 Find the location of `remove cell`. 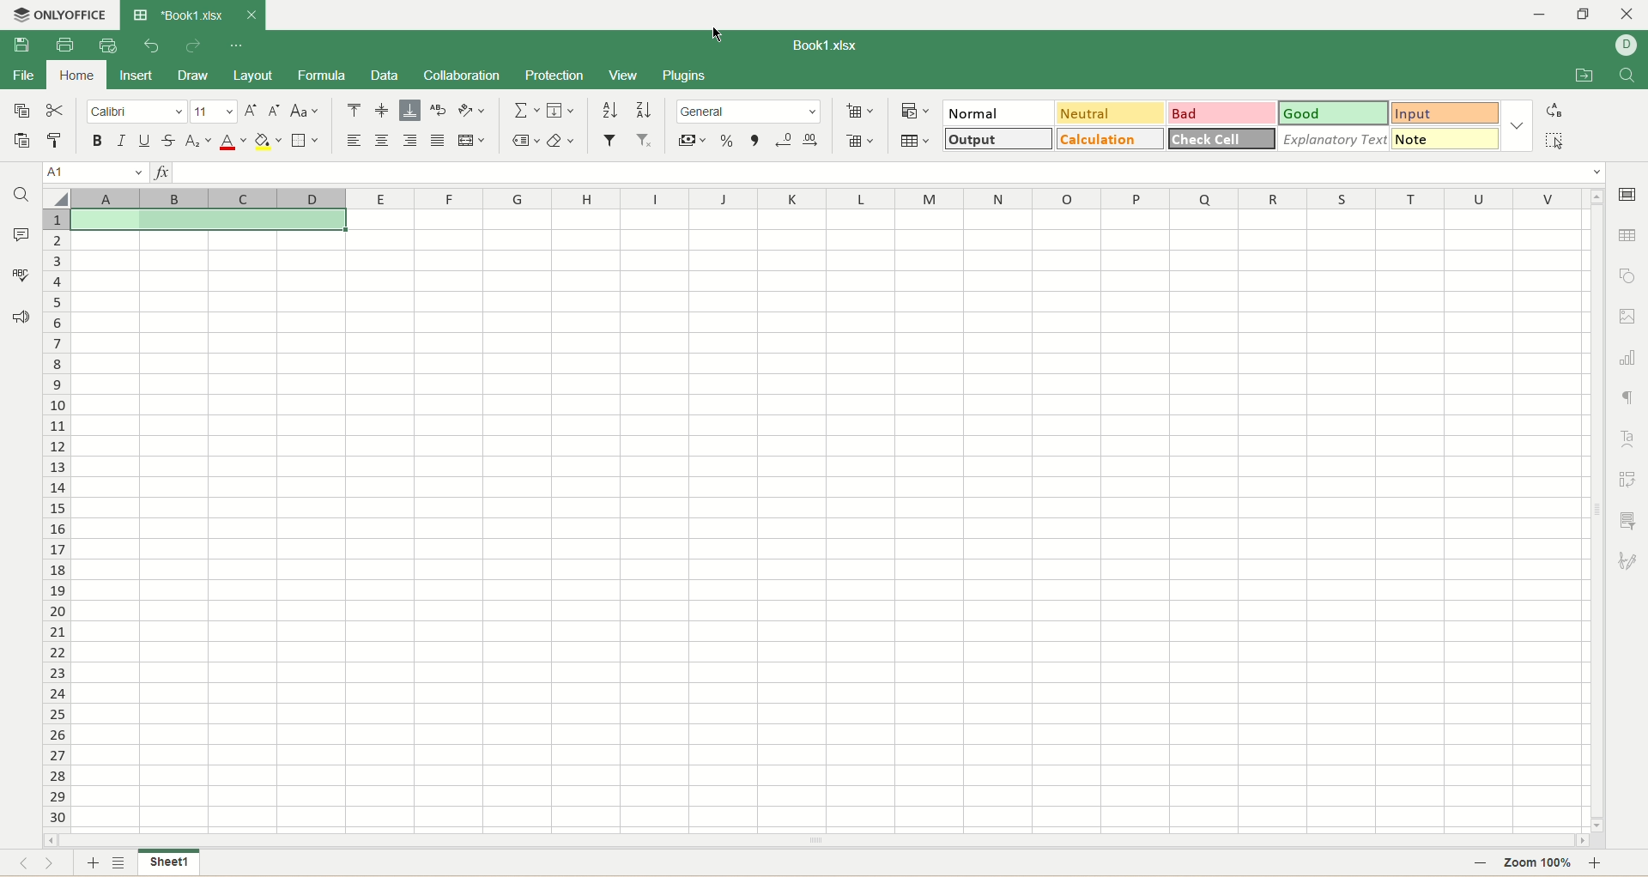

remove cell is located at coordinates (859, 140).